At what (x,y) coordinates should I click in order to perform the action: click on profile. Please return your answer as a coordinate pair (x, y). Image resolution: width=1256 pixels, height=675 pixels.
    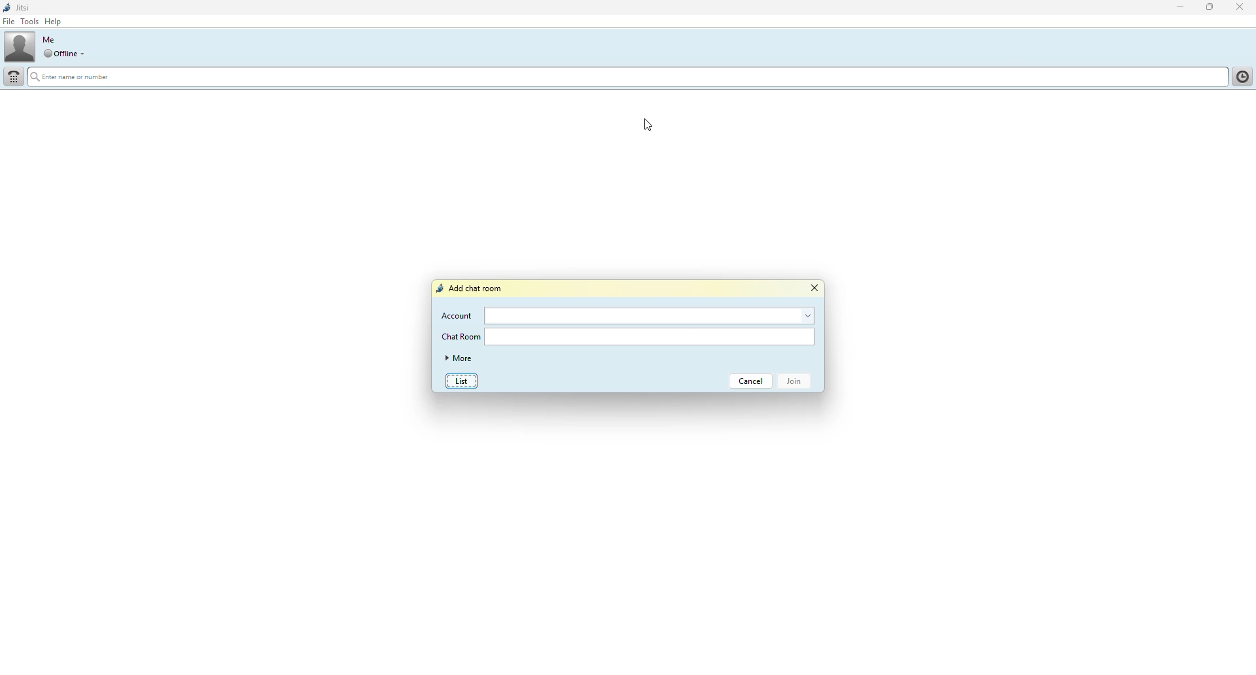
    Looking at the image, I should click on (20, 46).